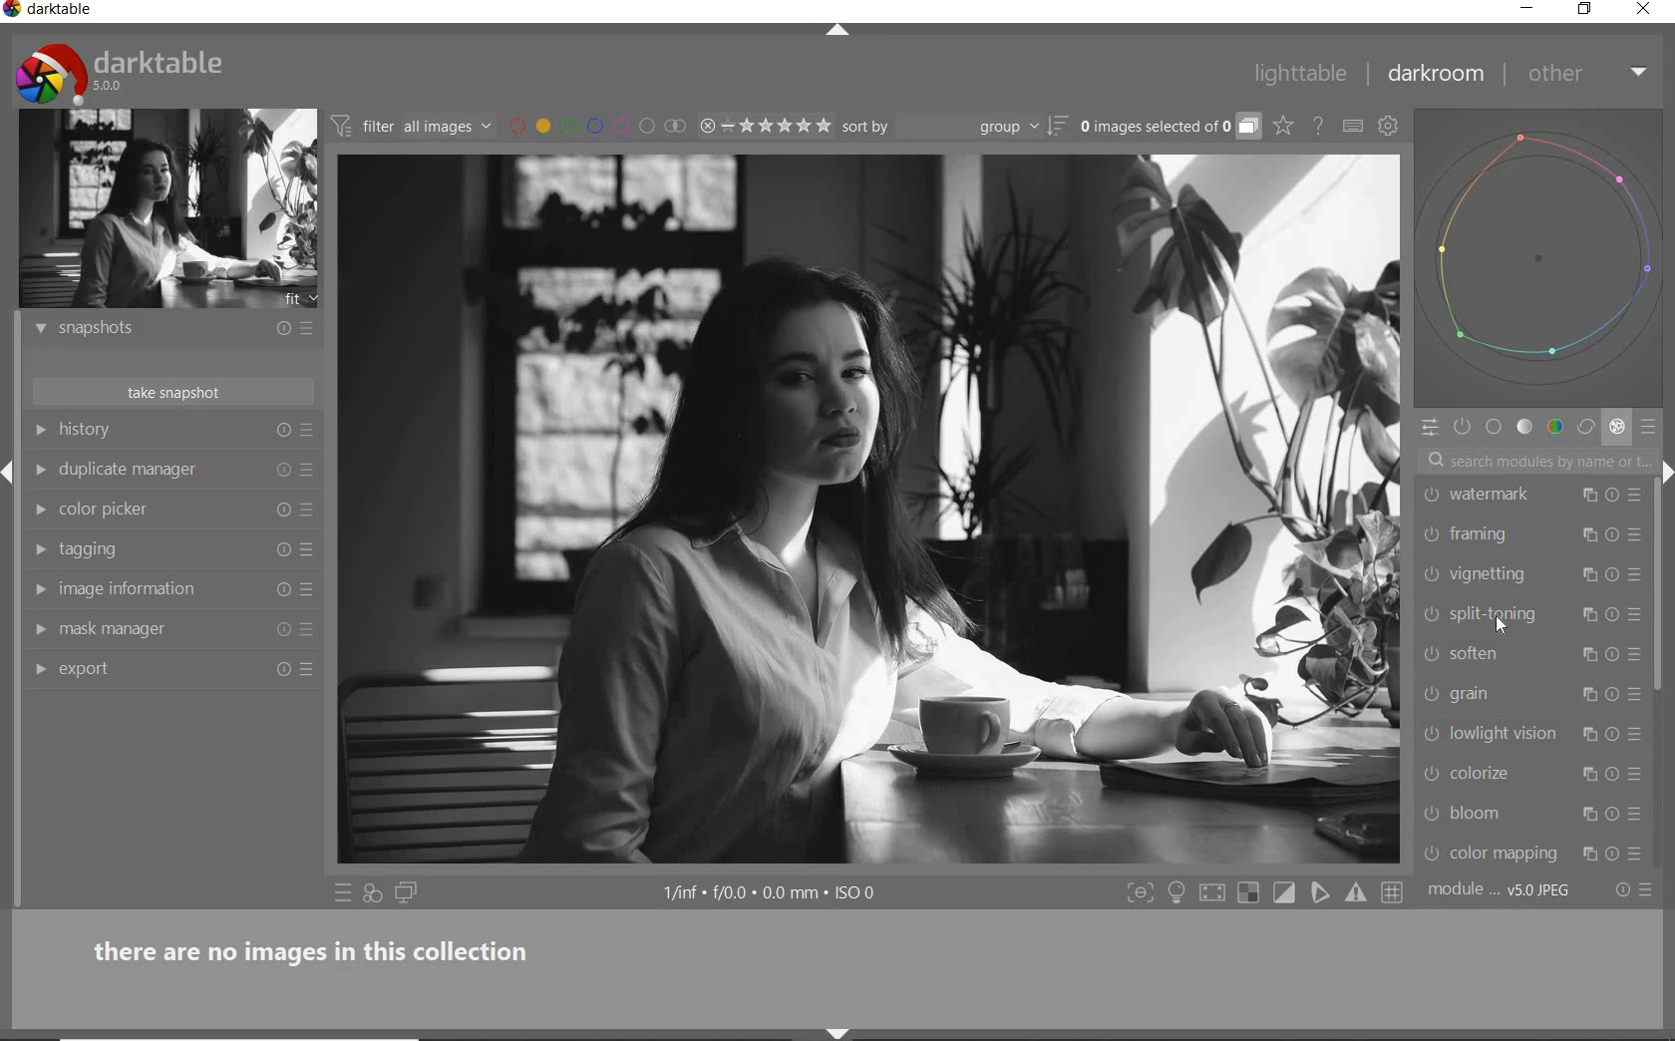  I want to click on preset and preferences, so click(310, 669).